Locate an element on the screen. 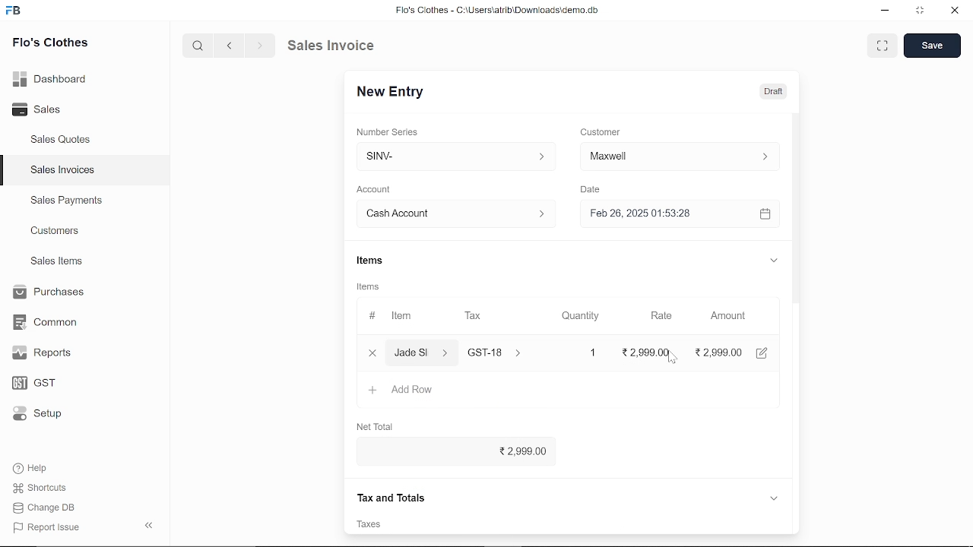 The width and height of the screenshot is (973, 547). restore down is located at coordinates (921, 11).